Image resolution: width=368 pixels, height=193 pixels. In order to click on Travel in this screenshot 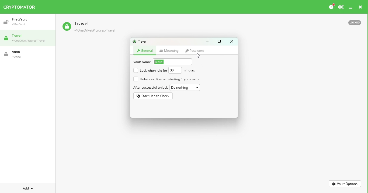, I will do `click(140, 42)`.